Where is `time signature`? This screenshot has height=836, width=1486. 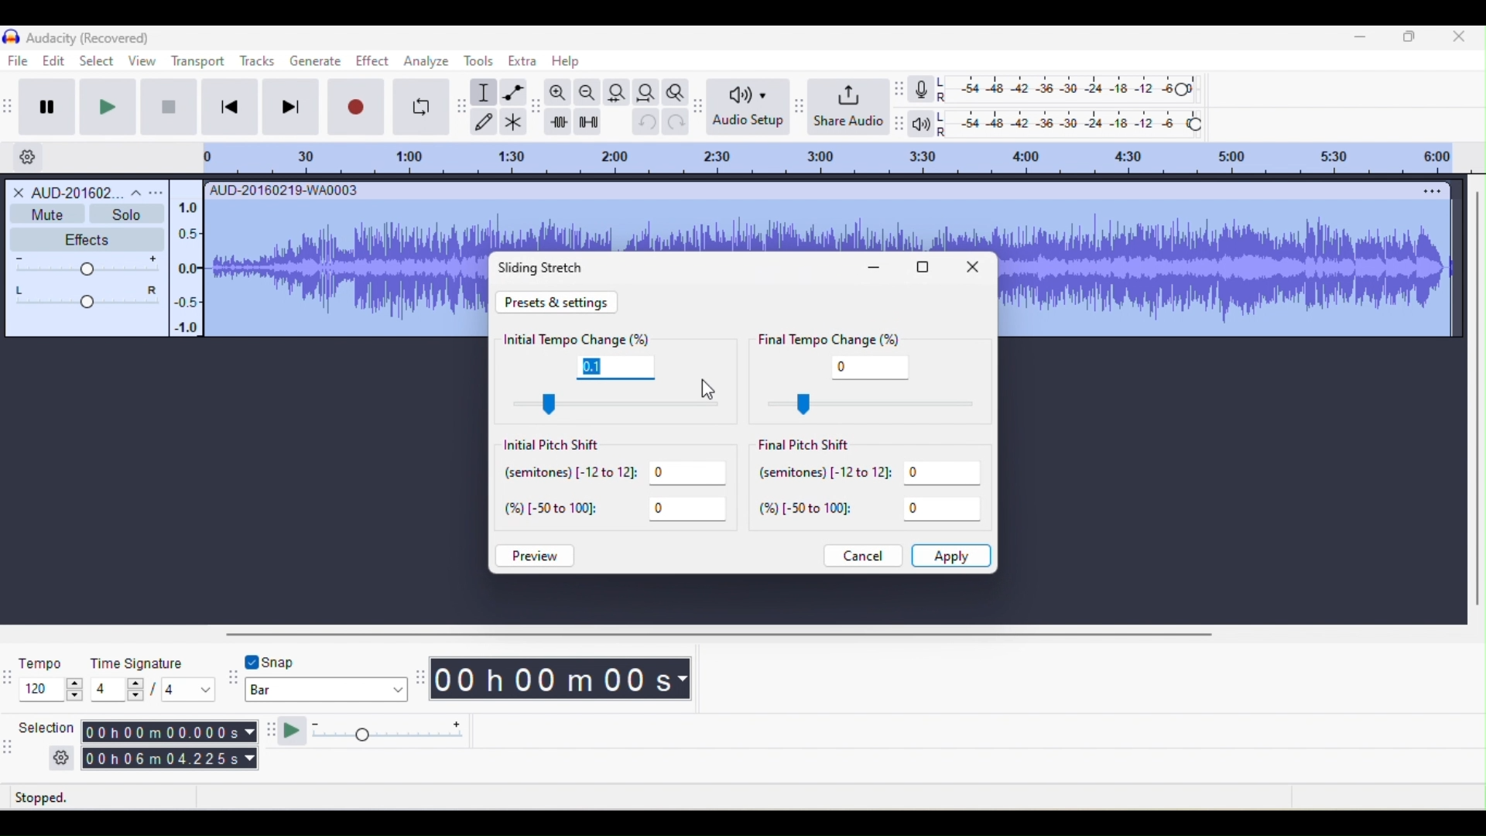 time signature is located at coordinates (154, 677).